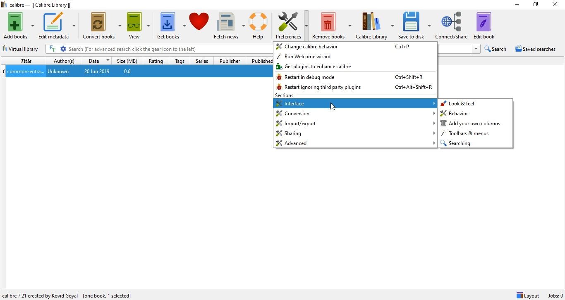 The height and width of the screenshot is (300, 565). I want to click on , so click(375, 24).